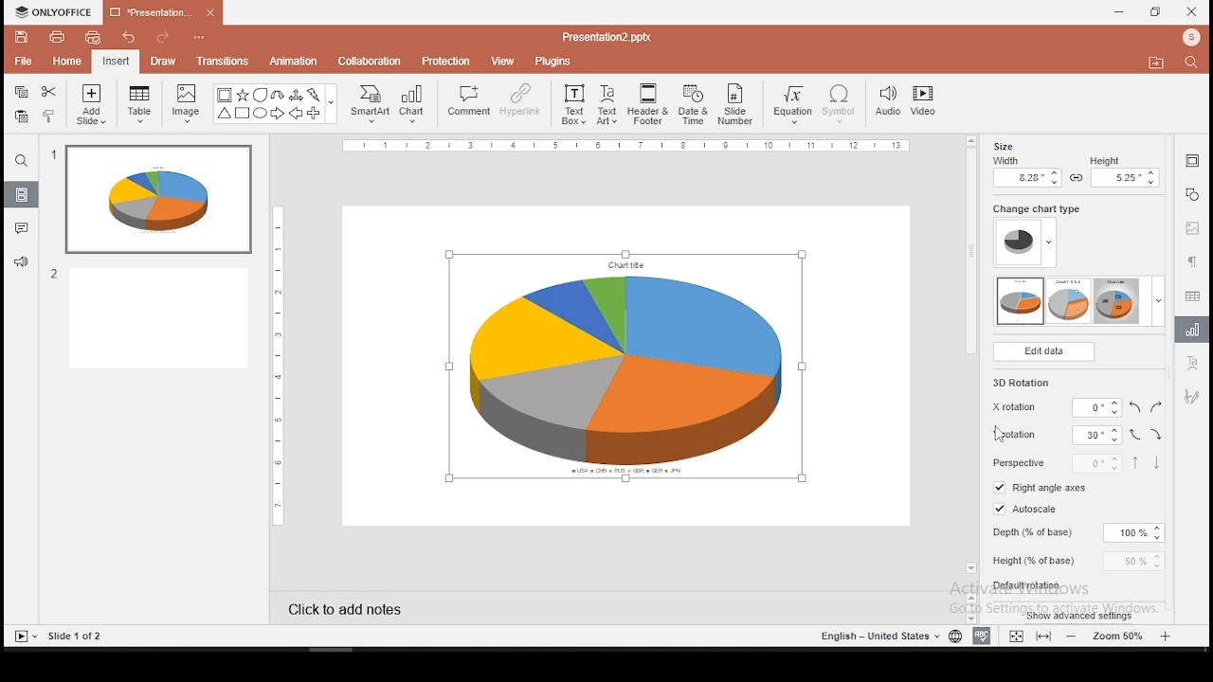  What do you see at coordinates (1190, 160) in the screenshot?
I see `slide settings` at bounding box center [1190, 160].